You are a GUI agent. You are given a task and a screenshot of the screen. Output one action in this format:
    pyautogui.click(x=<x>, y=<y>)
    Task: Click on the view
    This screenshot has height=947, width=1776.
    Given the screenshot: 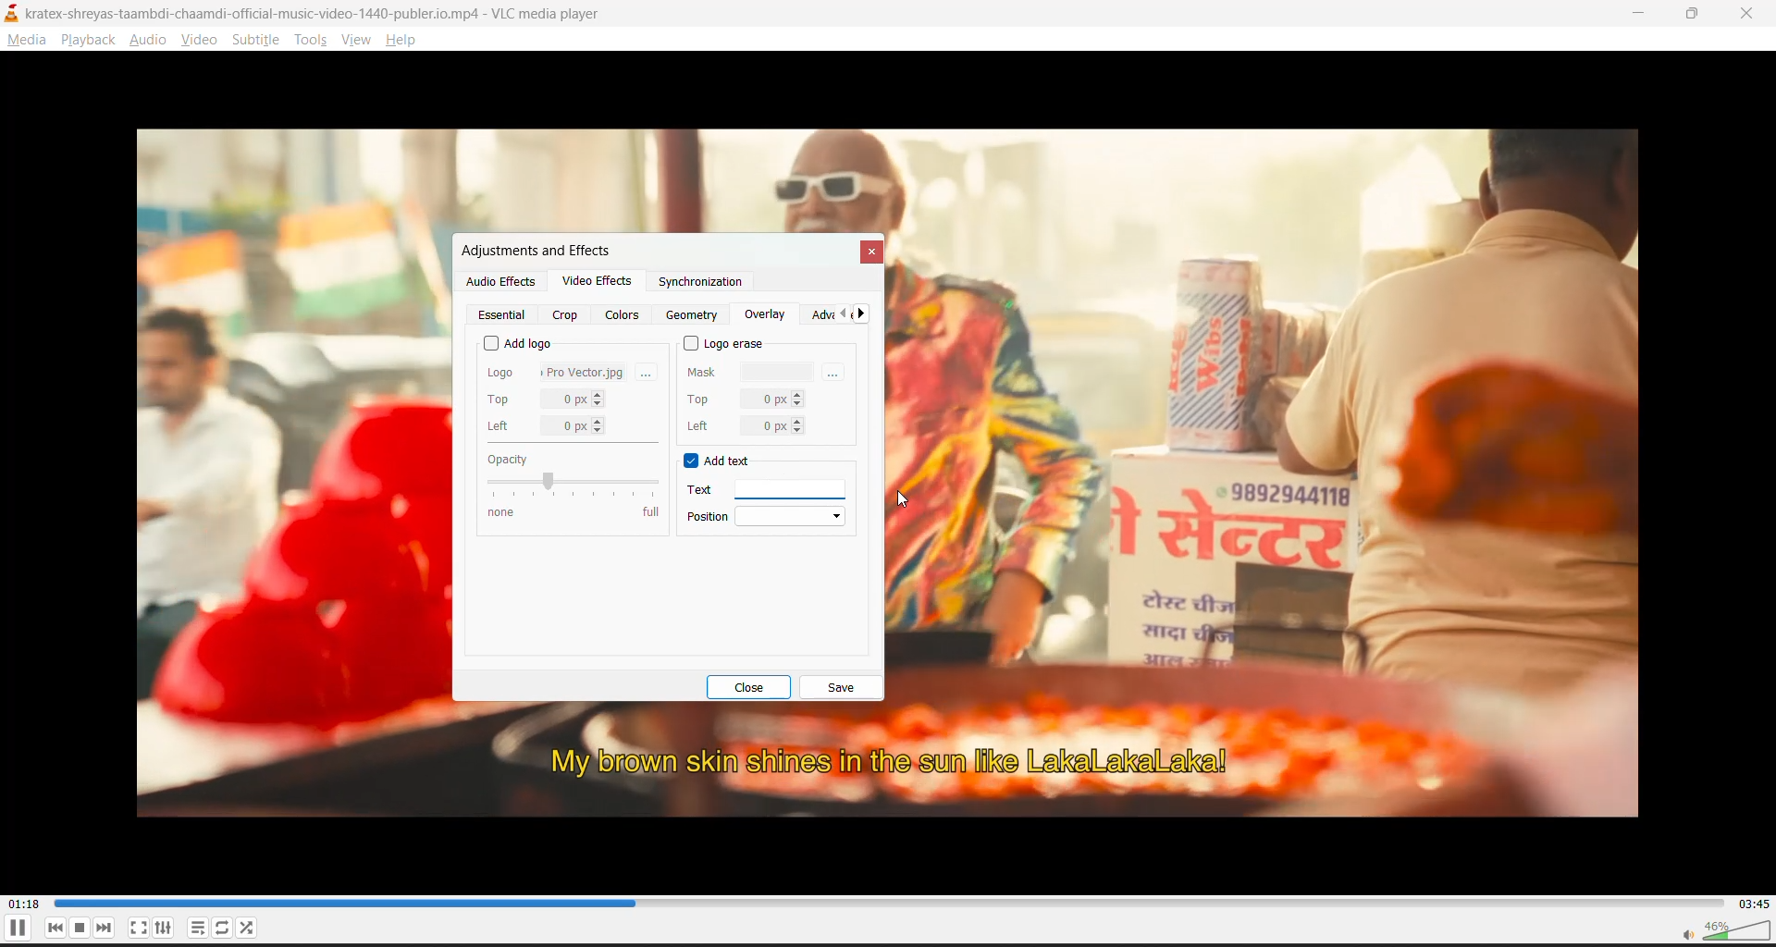 What is the action you would take?
    pyautogui.click(x=358, y=42)
    